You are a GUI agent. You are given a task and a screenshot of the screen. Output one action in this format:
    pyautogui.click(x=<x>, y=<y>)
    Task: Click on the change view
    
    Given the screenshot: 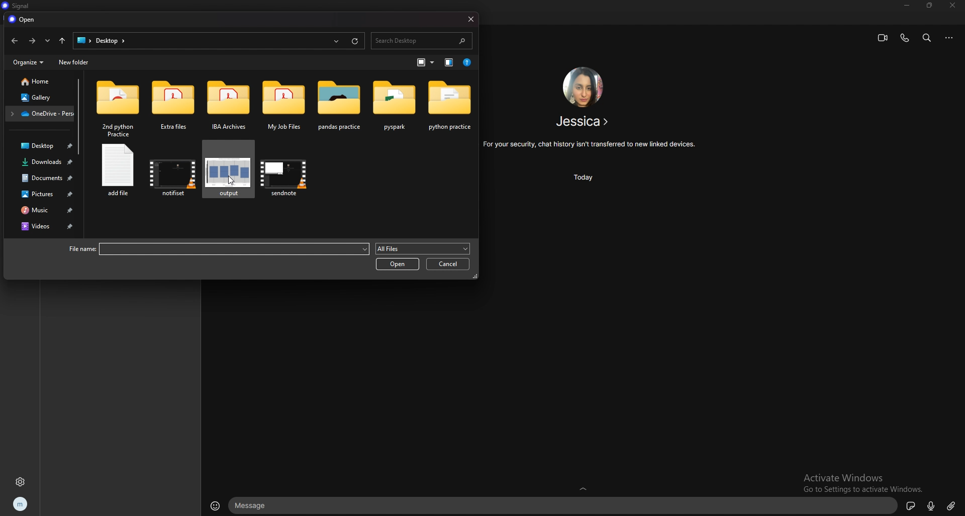 What is the action you would take?
    pyautogui.click(x=427, y=62)
    